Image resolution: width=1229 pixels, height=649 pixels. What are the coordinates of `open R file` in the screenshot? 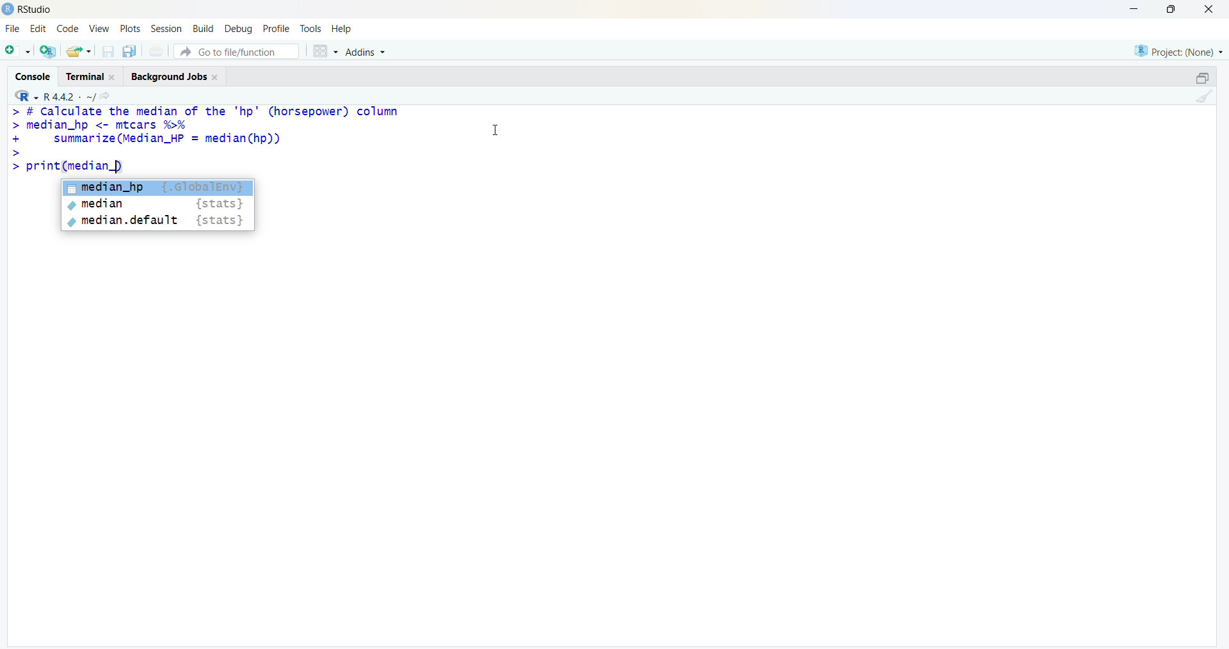 It's located at (47, 52).